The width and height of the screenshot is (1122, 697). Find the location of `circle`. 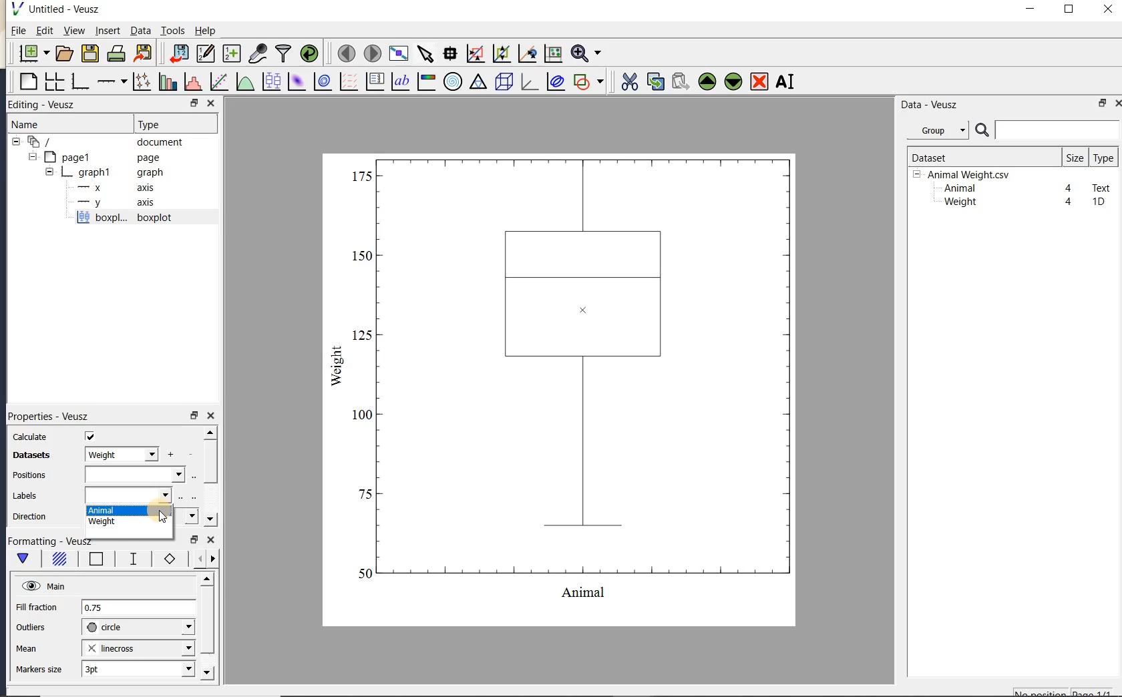

circle is located at coordinates (138, 628).